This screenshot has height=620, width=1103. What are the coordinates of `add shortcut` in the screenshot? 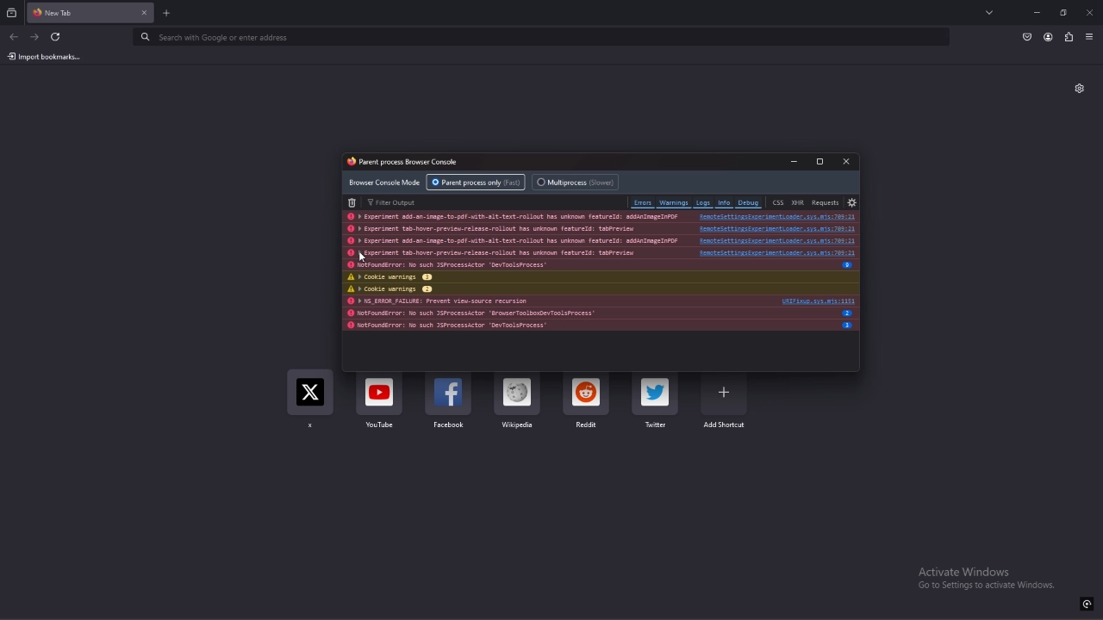 It's located at (726, 401).